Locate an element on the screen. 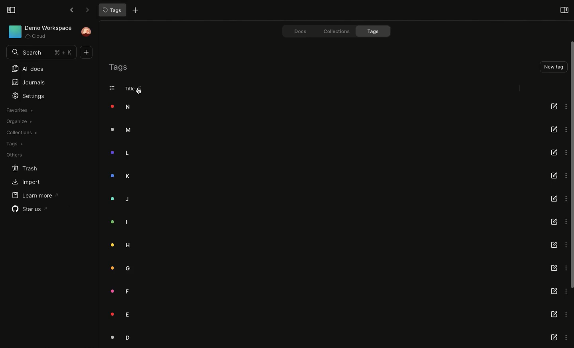  New tab is located at coordinates (134, 11).